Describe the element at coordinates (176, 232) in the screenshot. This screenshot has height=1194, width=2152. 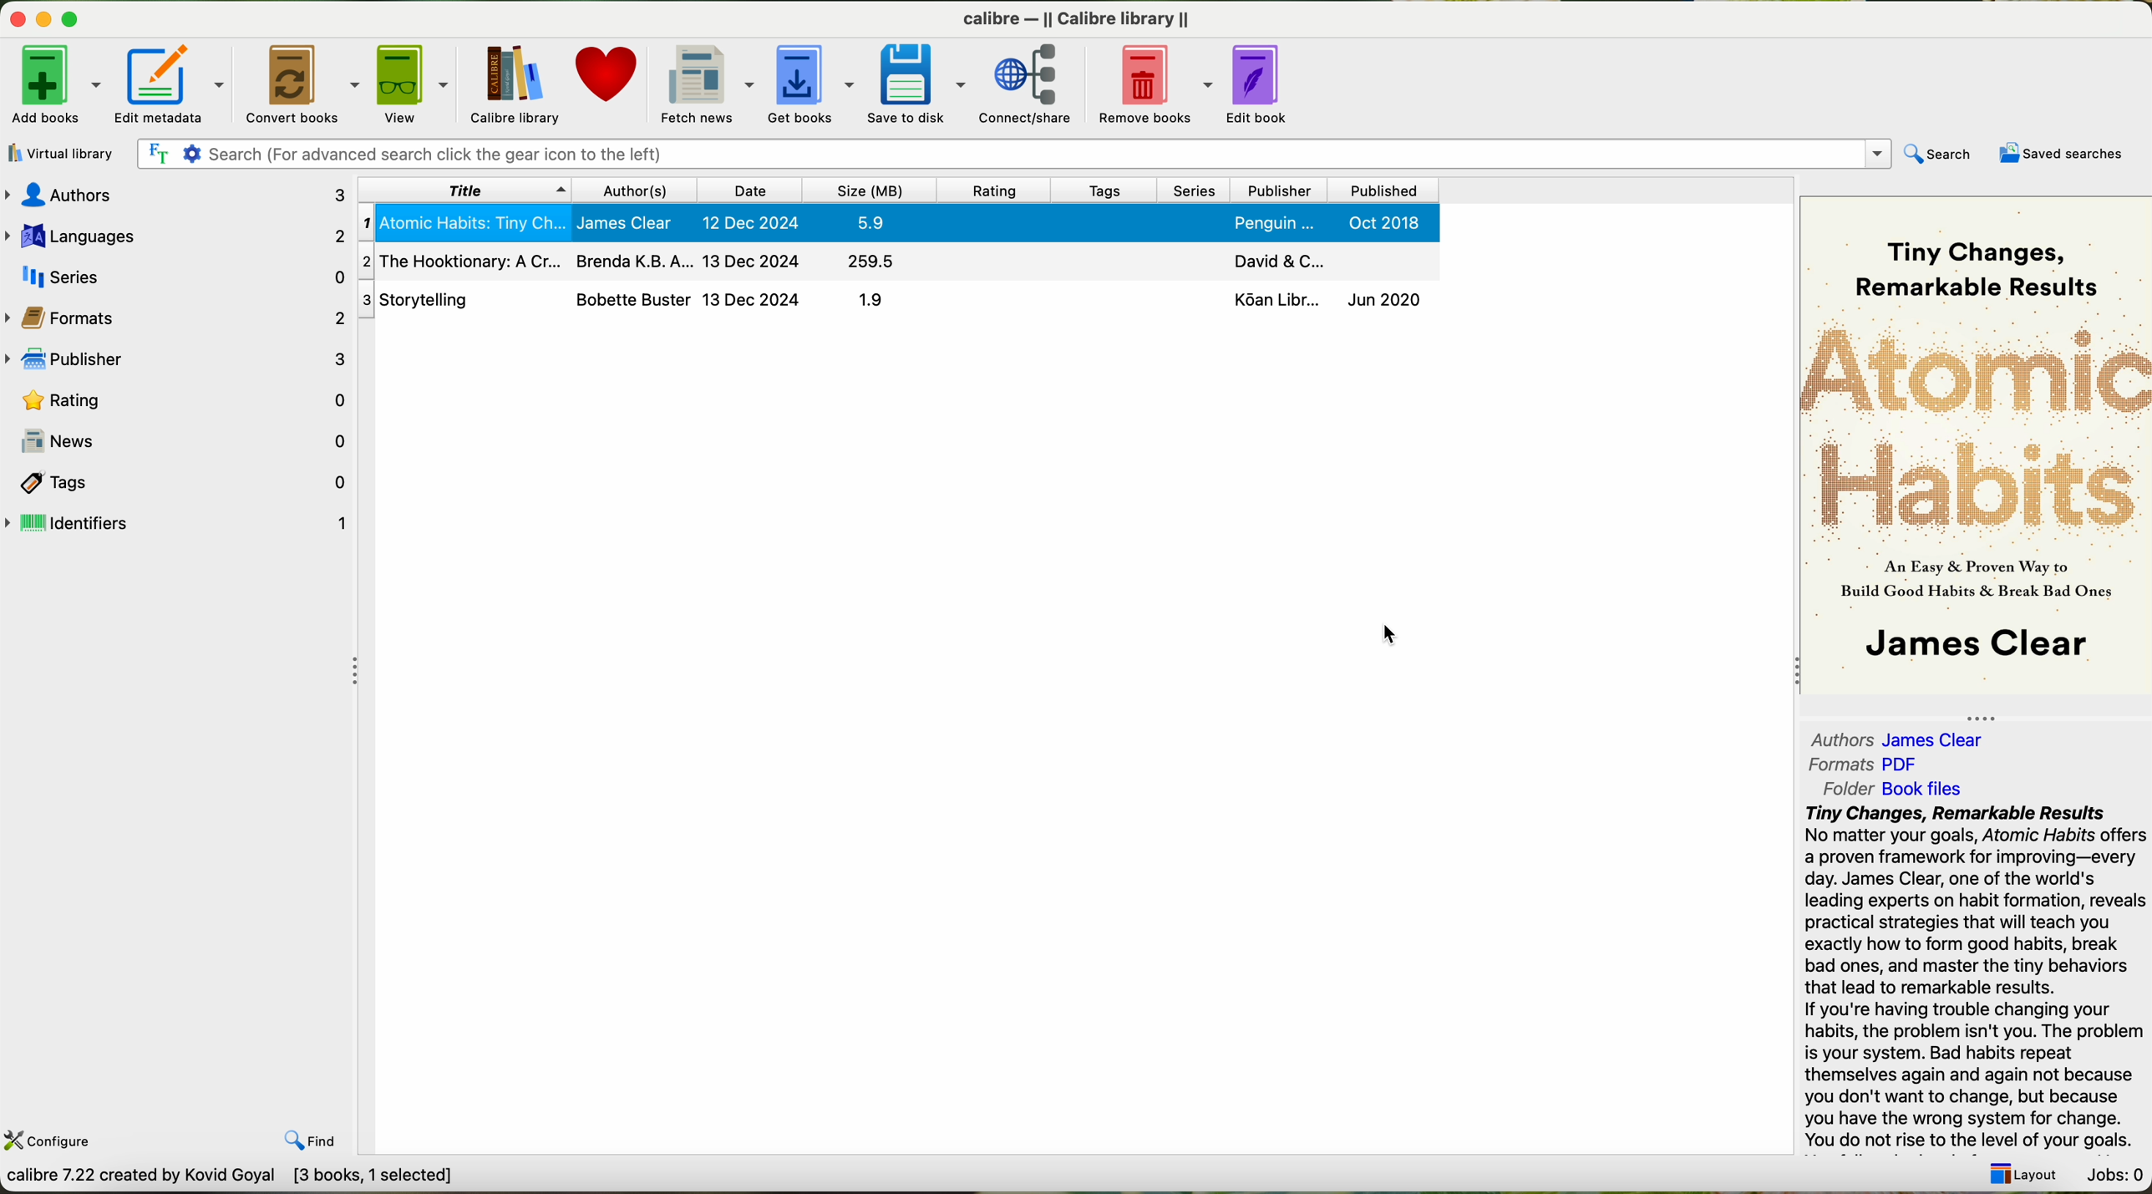
I see `Lanugages` at that location.